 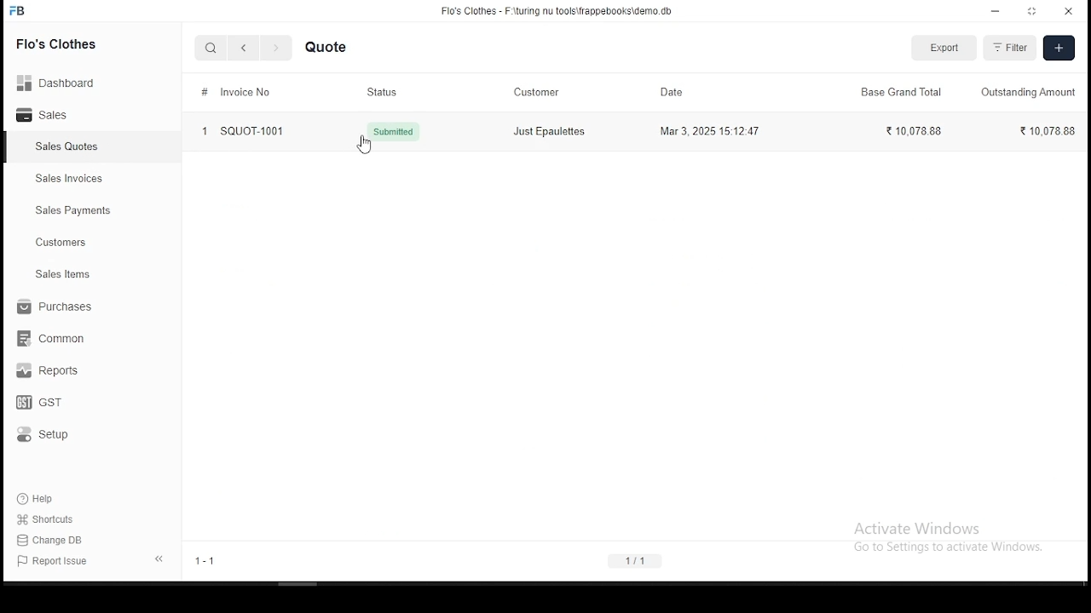 I want to click on back, so click(x=241, y=47).